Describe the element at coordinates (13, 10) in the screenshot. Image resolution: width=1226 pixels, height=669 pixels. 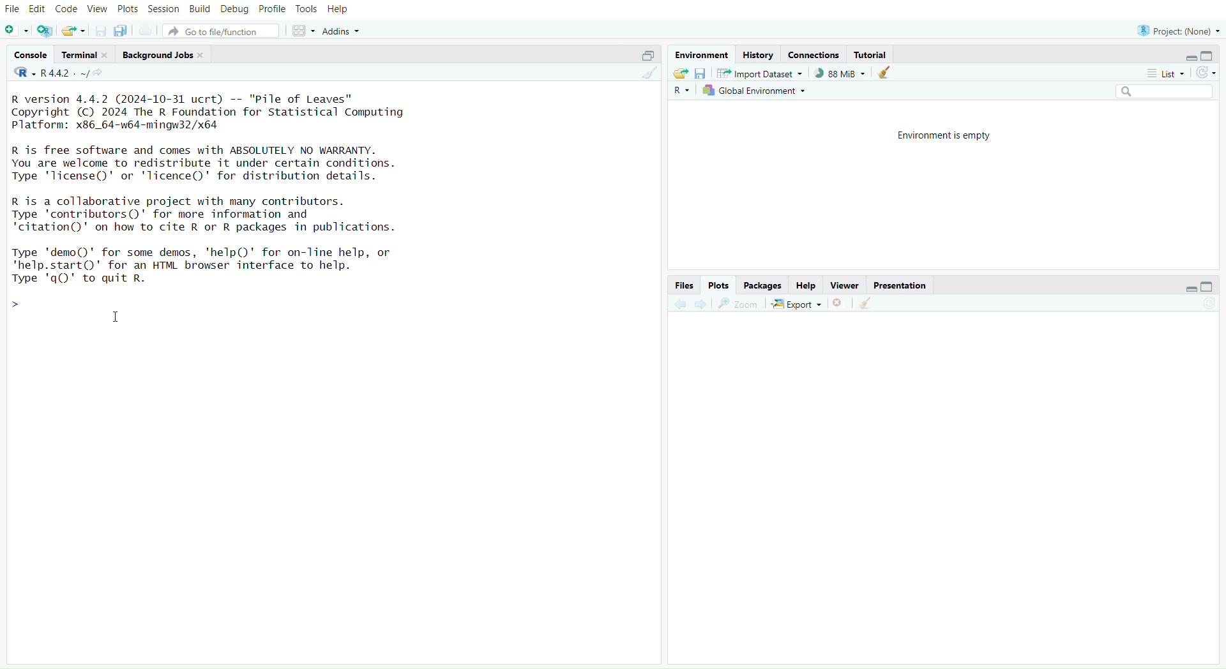
I see `file` at that location.